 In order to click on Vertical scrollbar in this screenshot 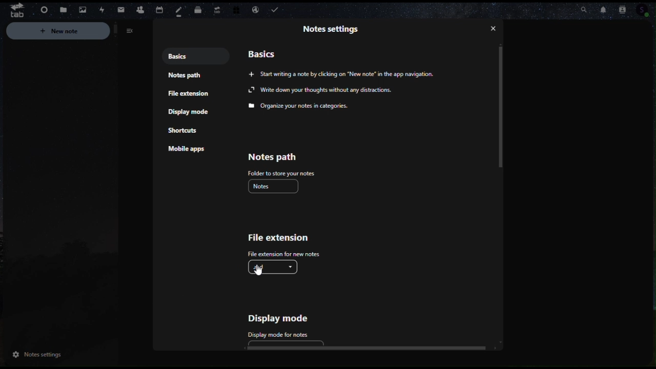, I will do `click(504, 107)`.